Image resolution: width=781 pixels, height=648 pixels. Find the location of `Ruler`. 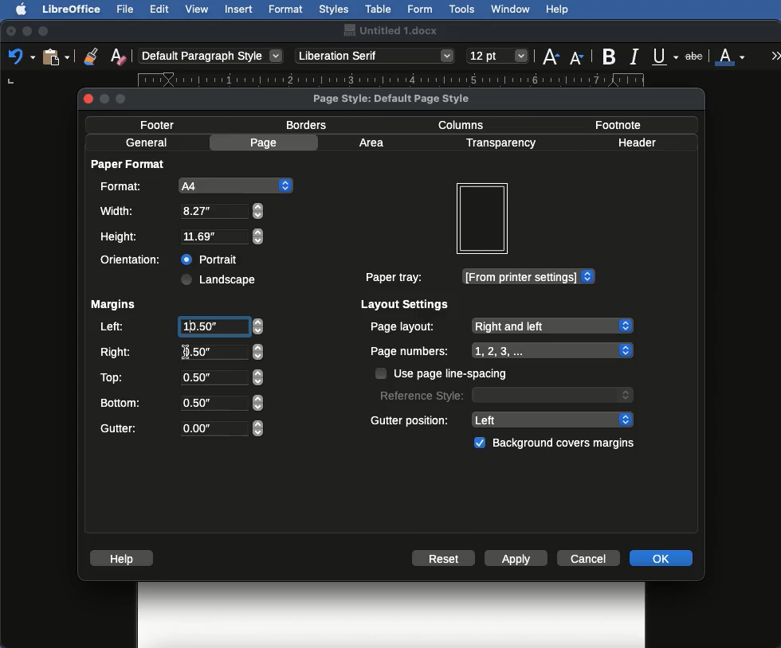

Ruler is located at coordinates (406, 80).